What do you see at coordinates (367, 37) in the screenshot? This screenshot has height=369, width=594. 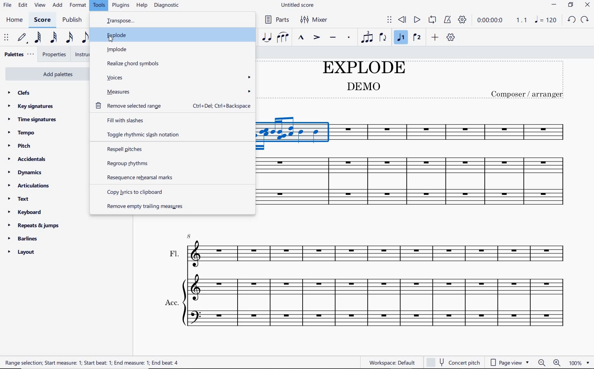 I see `tuplet` at bounding box center [367, 37].